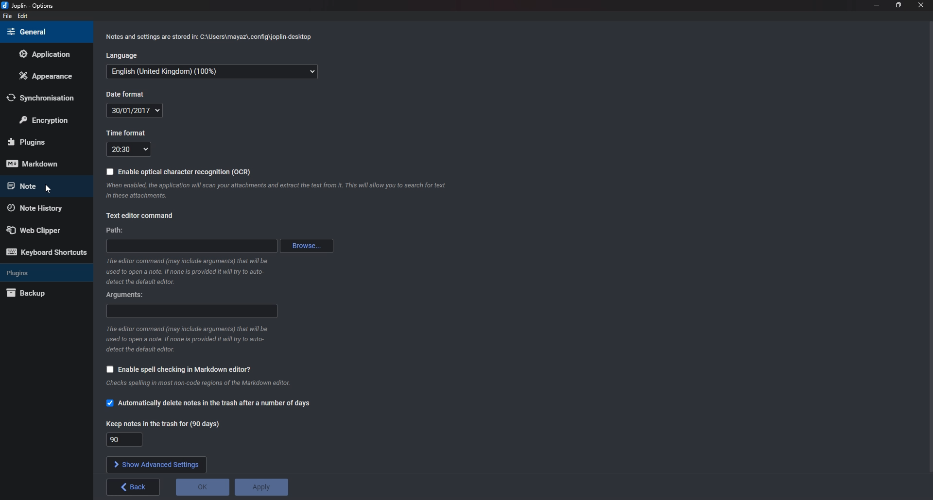 This screenshot has height=500, width=933. What do you see at coordinates (142, 215) in the screenshot?
I see `Text editor command` at bounding box center [142, 215].